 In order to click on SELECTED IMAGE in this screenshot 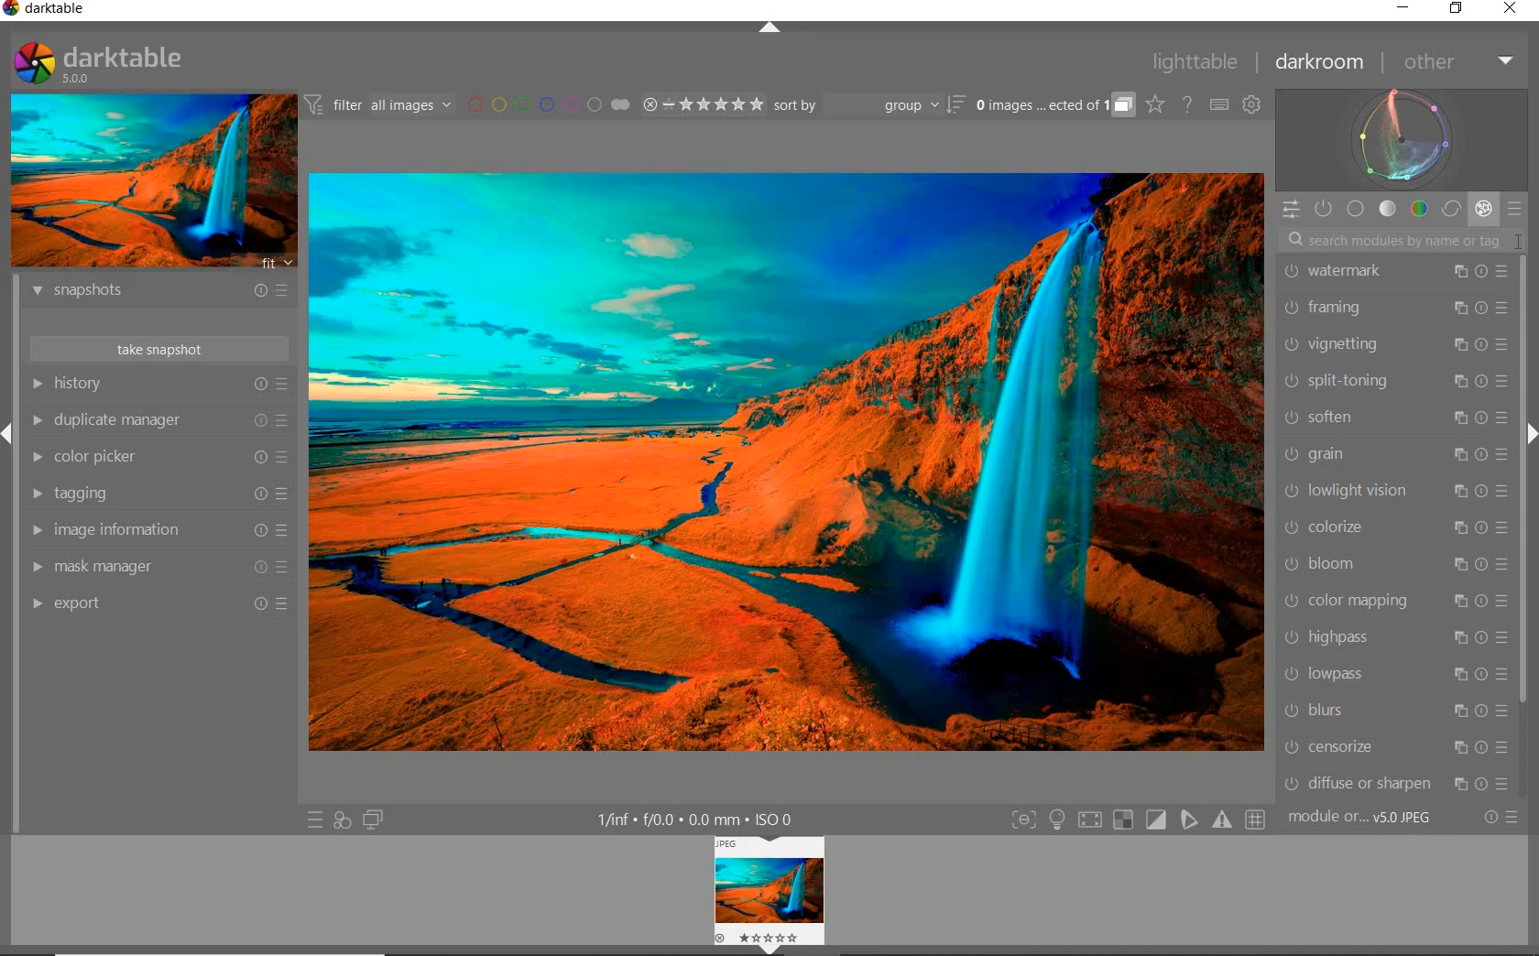, I will do `click(783, 460)`.